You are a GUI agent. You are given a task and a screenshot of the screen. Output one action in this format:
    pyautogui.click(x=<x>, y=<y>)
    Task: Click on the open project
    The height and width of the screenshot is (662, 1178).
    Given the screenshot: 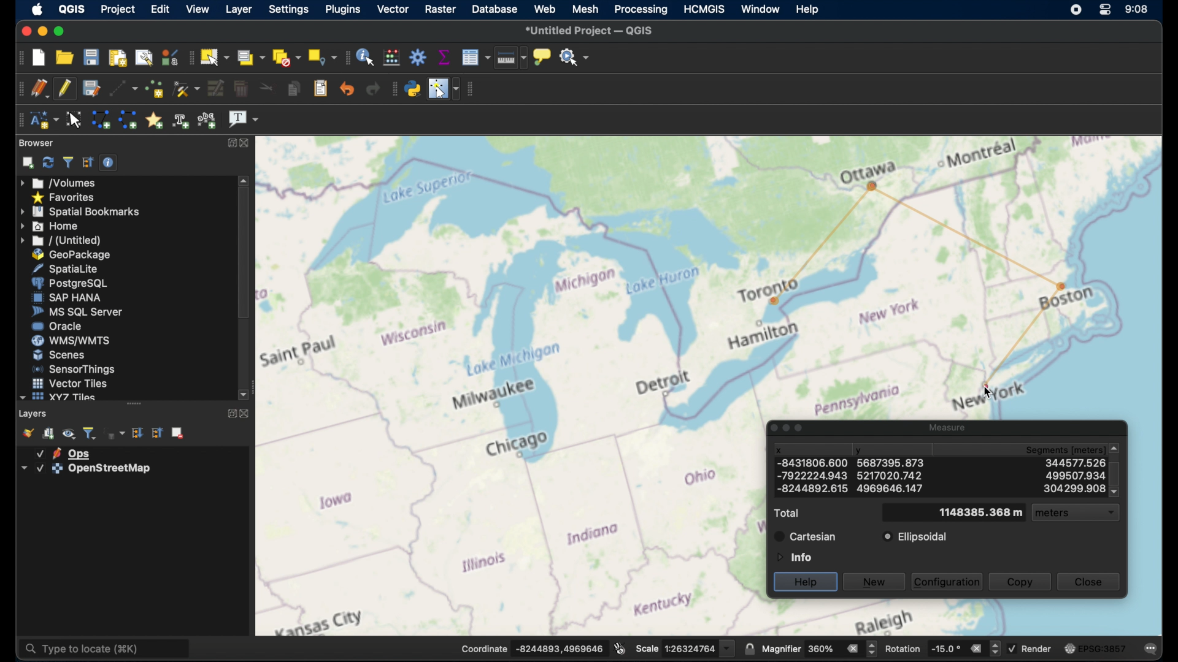 What is the action you would take?
    pyautogui.click(x=66, y=57)
    